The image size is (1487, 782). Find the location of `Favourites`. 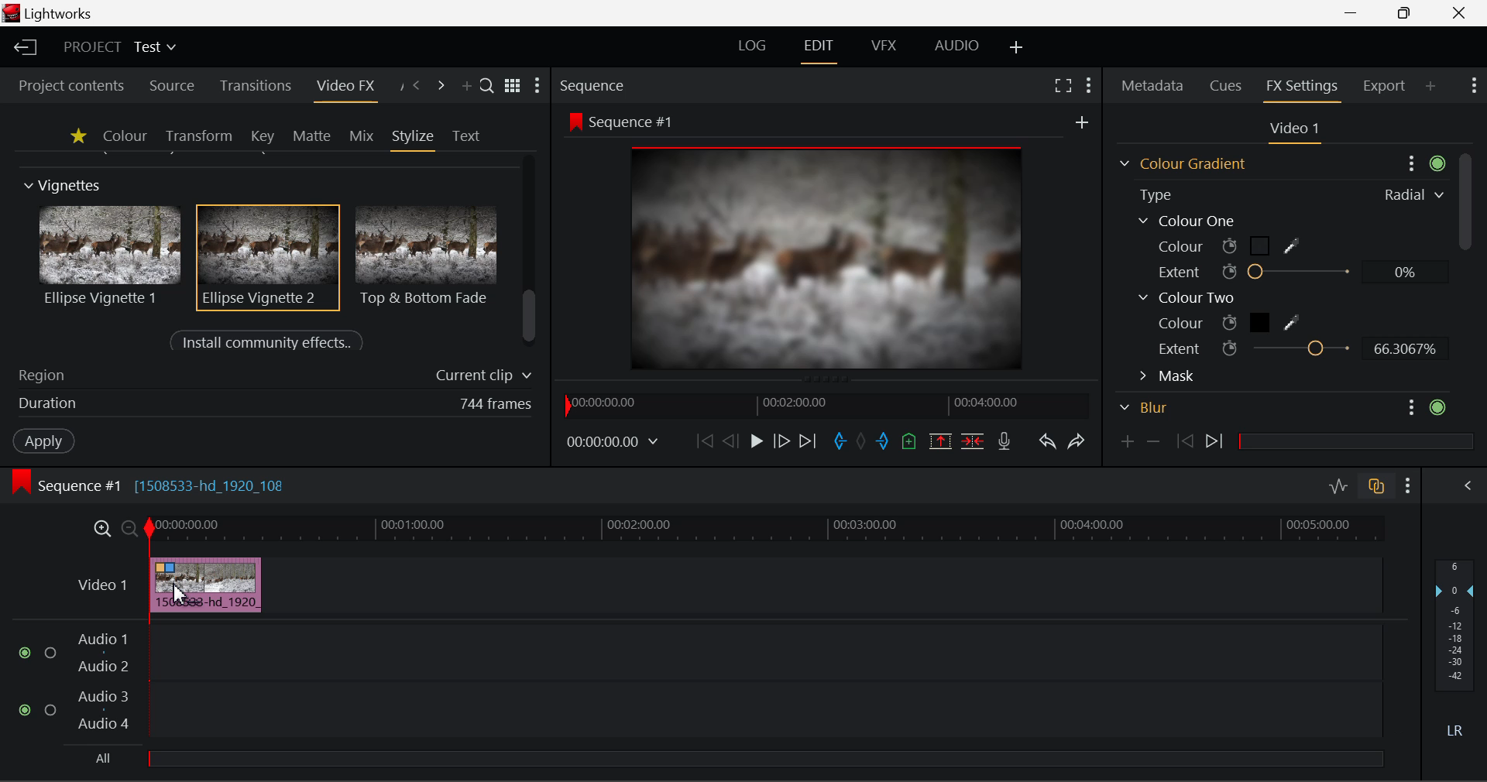

Favourites is located at coordinates (76, 135).